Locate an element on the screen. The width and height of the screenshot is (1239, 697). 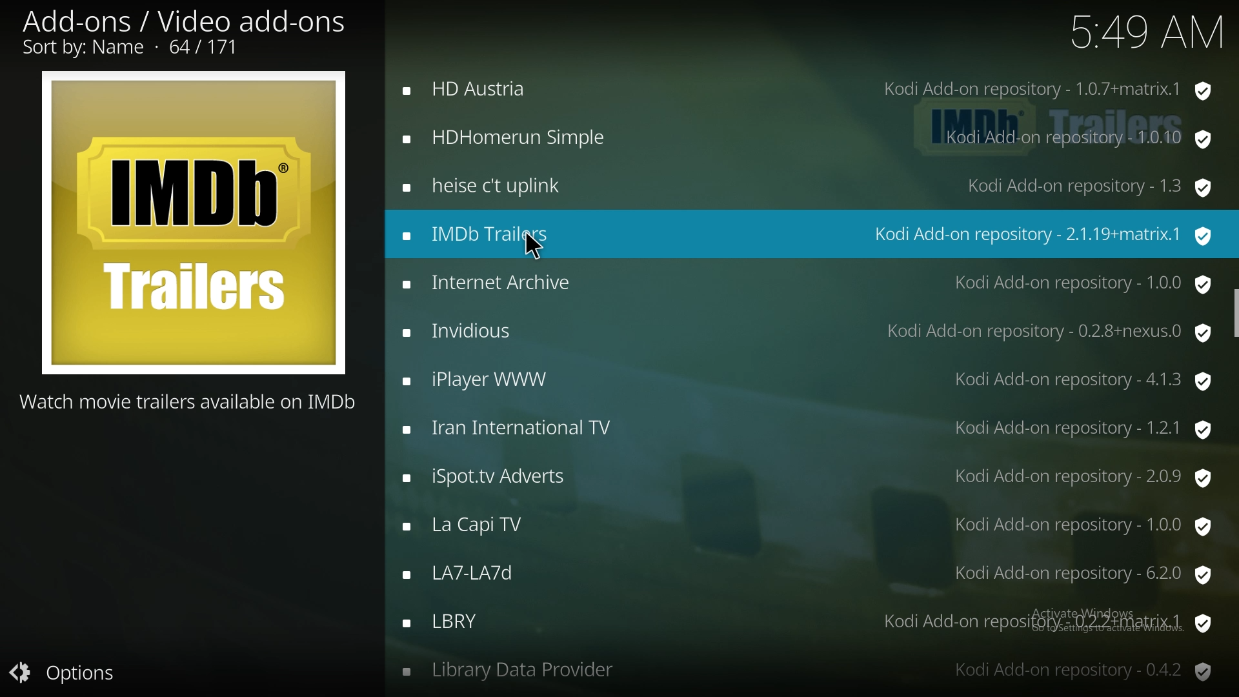
add on is located at coordinates (807, 380).